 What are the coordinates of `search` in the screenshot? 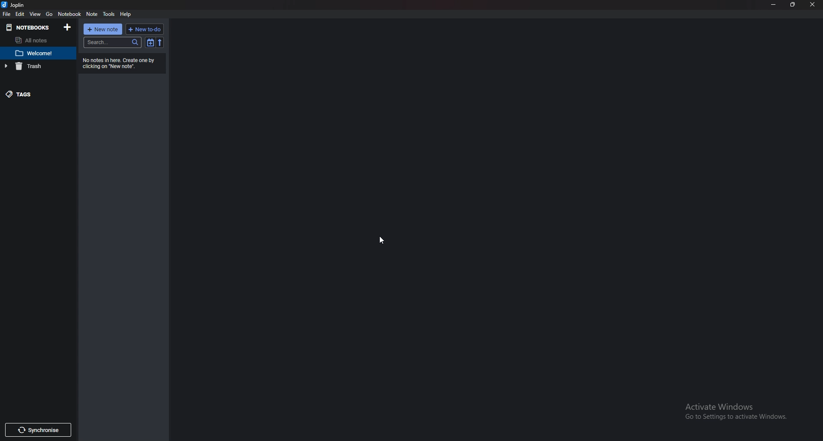 It's located at (112, 43).